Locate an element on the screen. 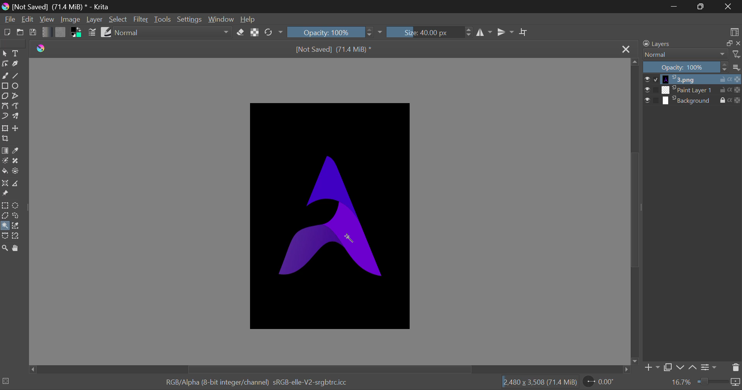 This screenshot has width=742, height=390. logo is located at coordinates (7, 7).